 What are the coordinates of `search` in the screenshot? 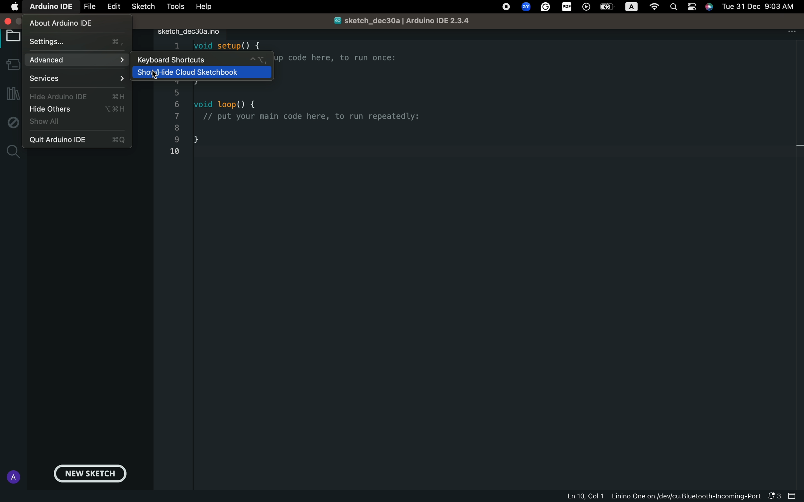 It's located at (12, 151).